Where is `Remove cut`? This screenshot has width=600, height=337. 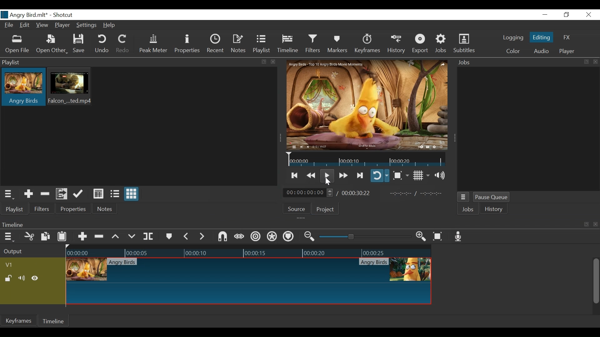 Remove cut is located at coordinates (45, 194).